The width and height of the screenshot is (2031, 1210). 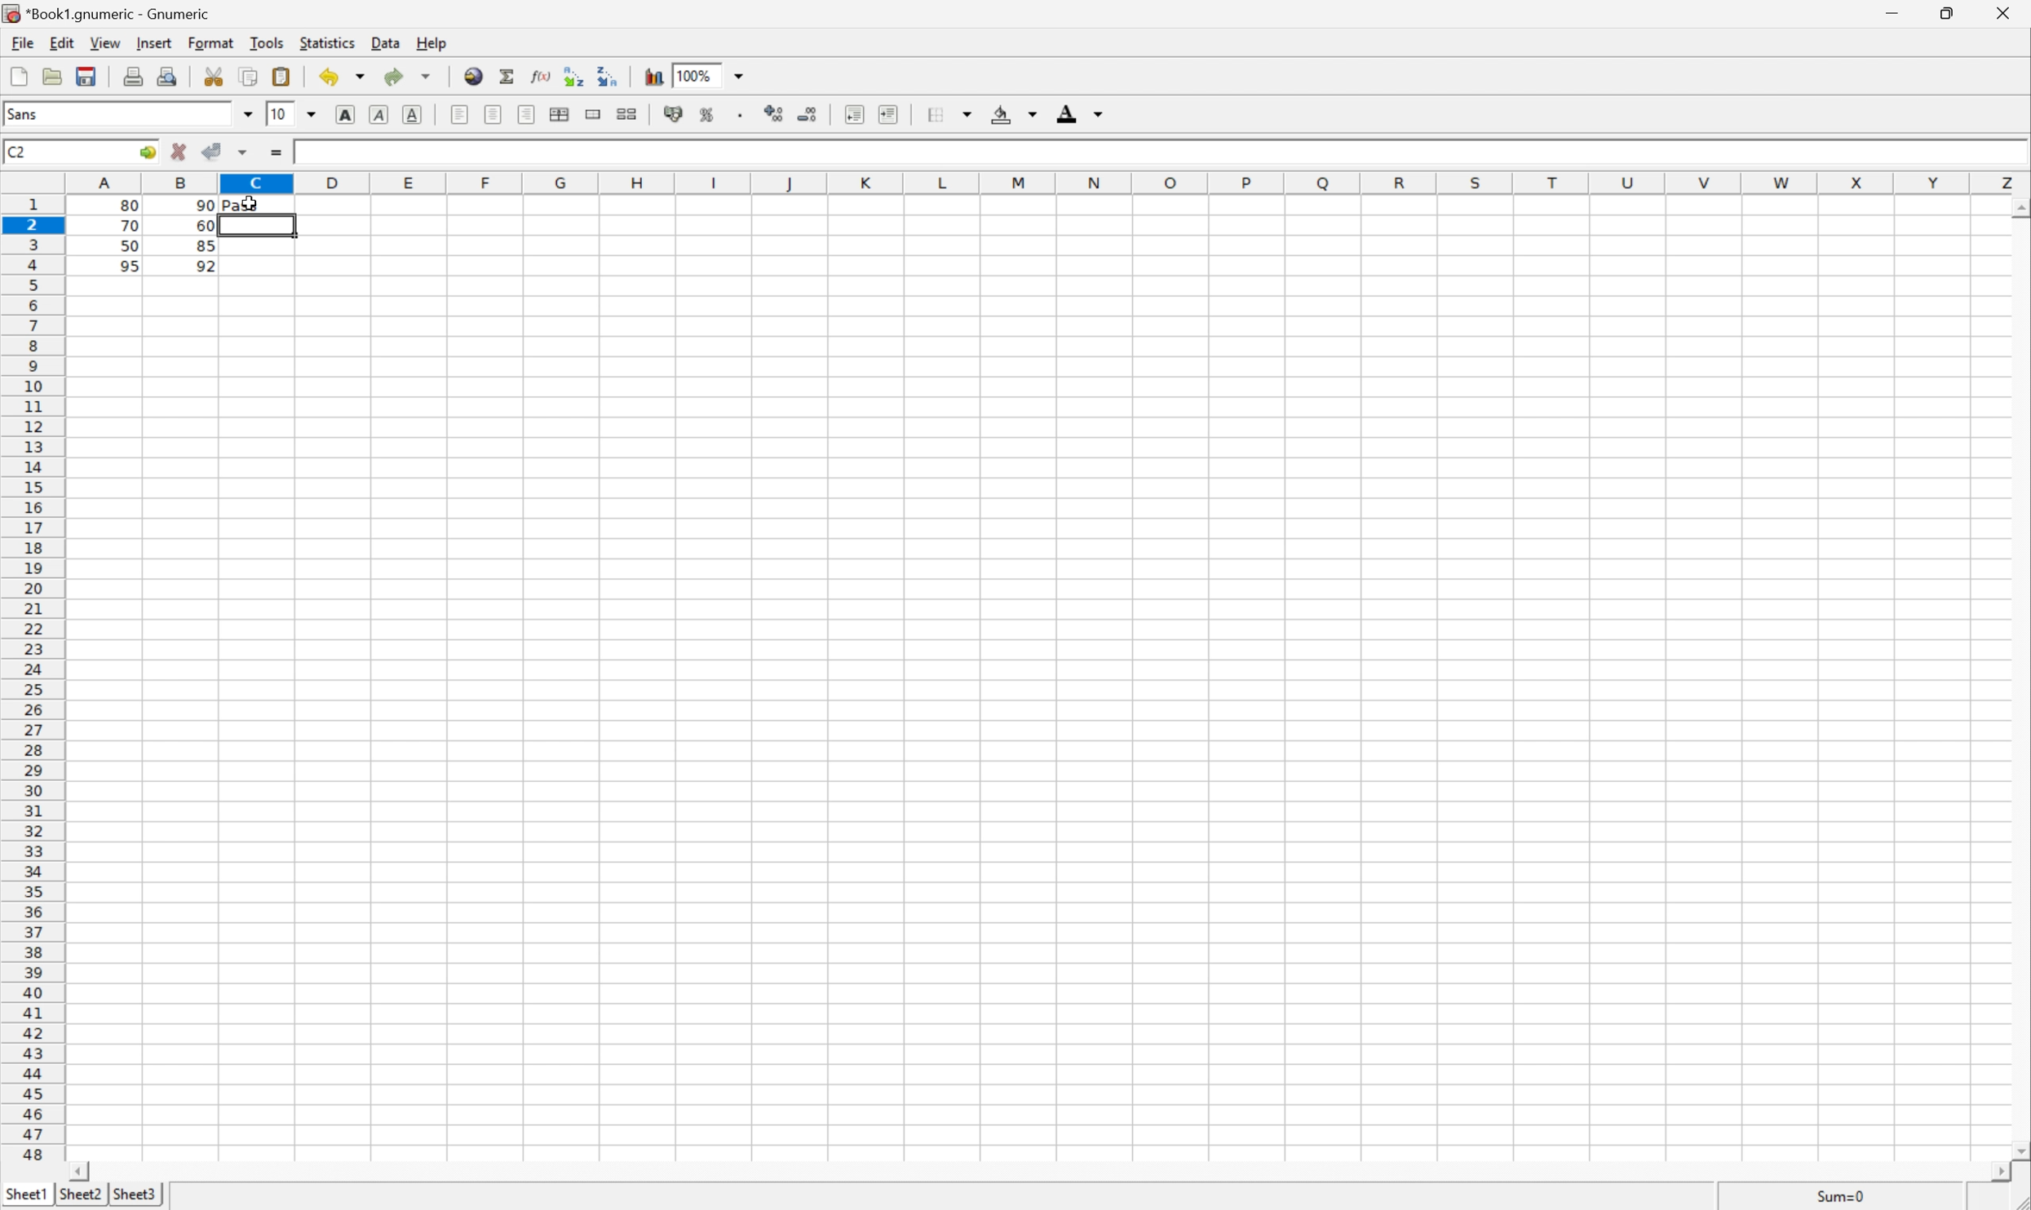 I want to click on 100%, so click(x=706, y=74).